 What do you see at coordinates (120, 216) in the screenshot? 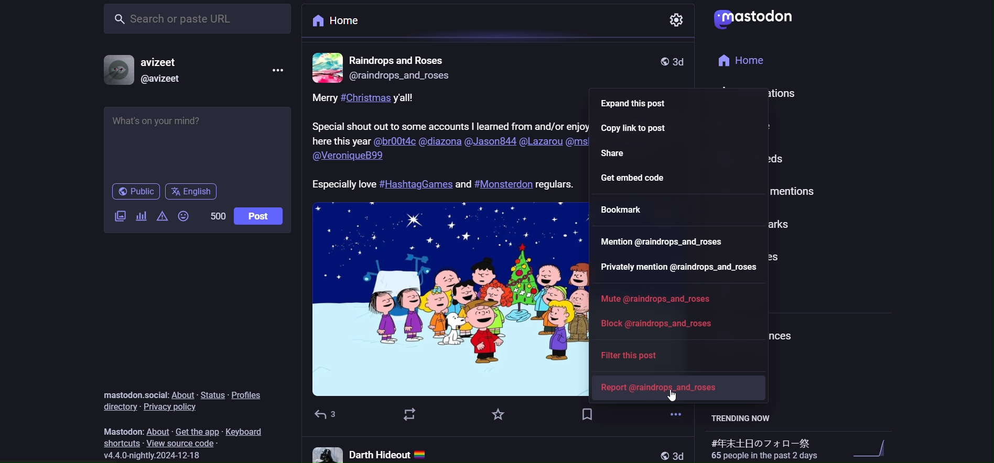
I see `image/video` at bounding box center [120, 216].